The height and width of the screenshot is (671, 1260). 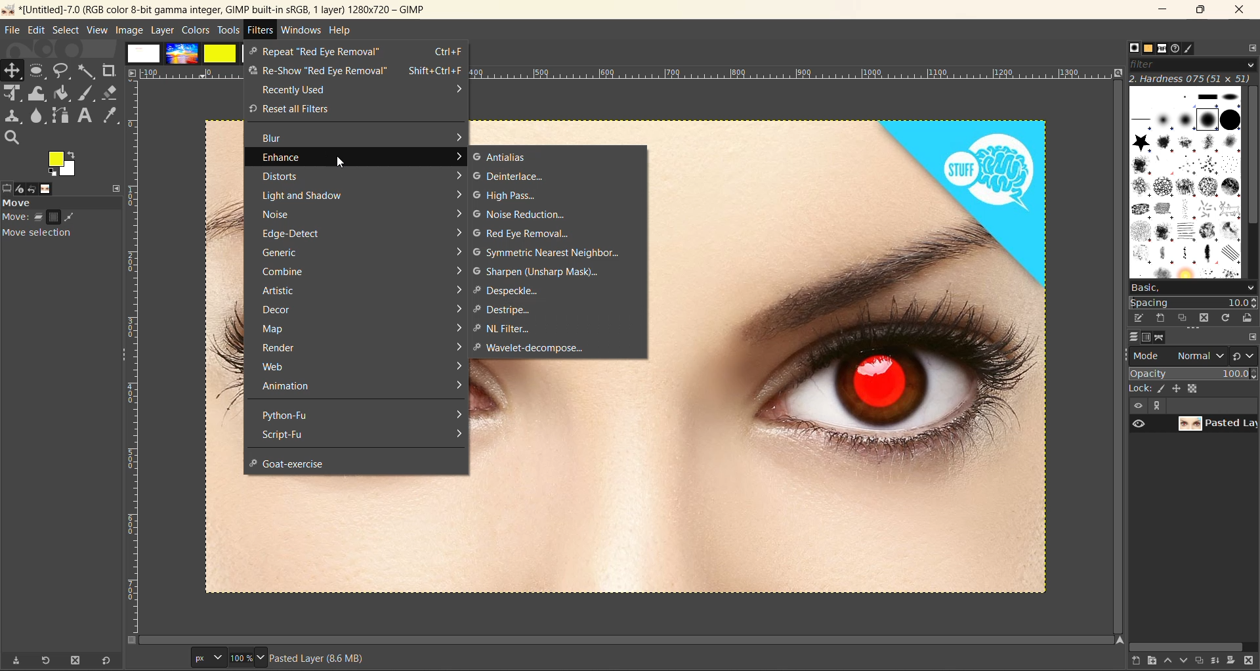 I want to click on active foreground and background color, so click(x=64, y=163).